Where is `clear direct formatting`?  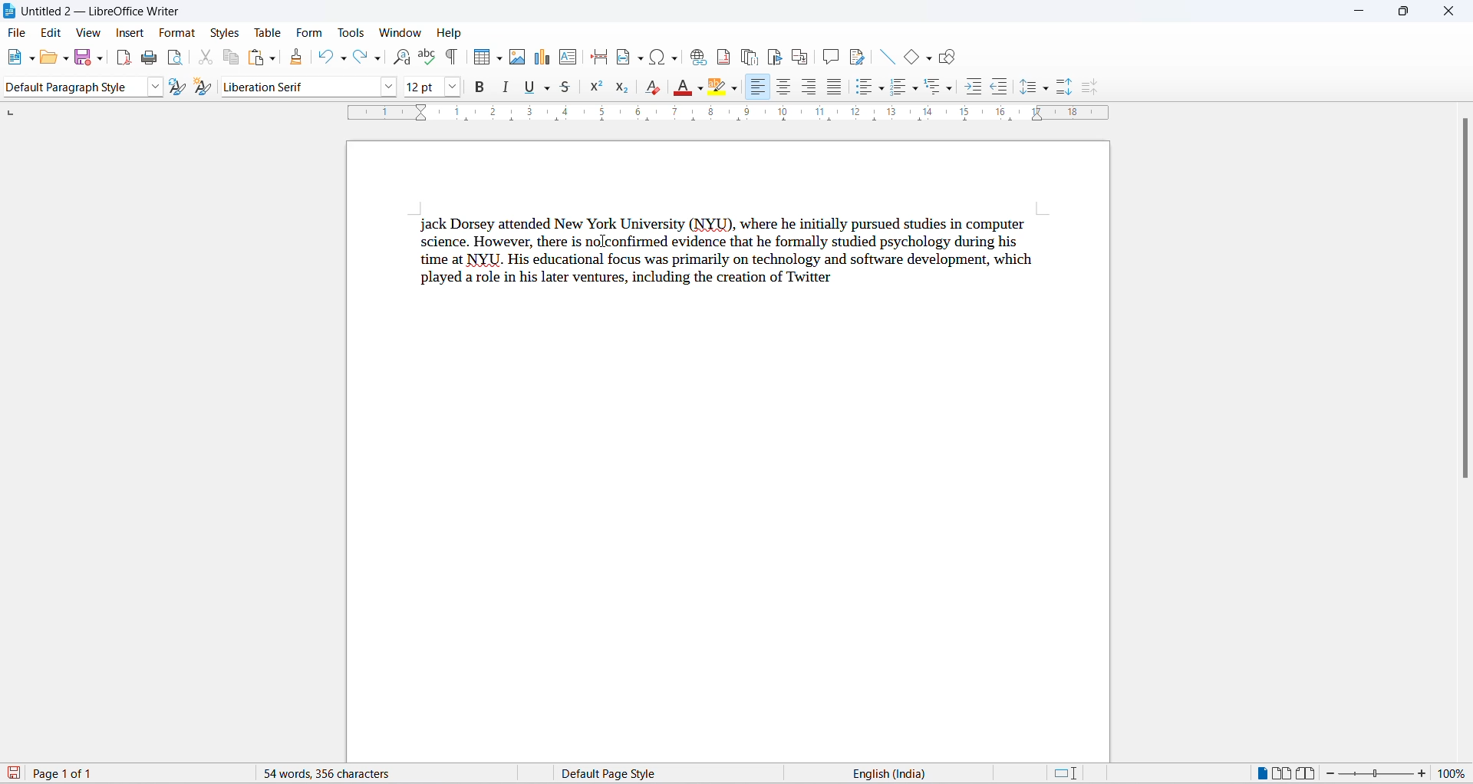 clear direct formatting is located at coordinates (656, 87).